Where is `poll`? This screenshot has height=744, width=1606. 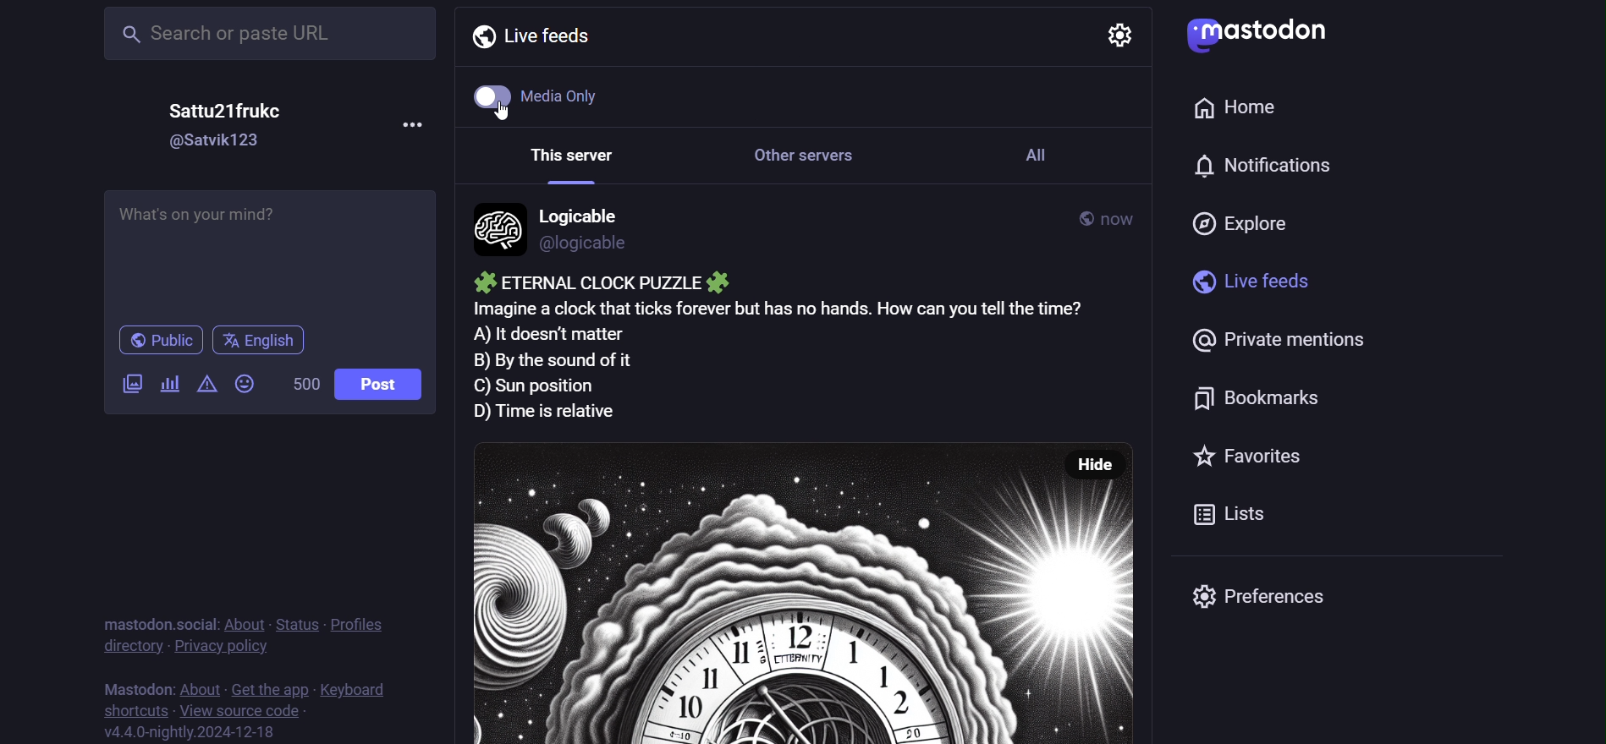 poll is located at coordinates (171, 382).